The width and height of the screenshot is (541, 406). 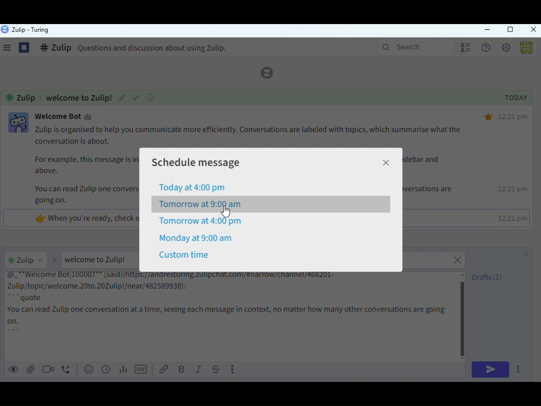 I want to click on Tomorrow at 9:00am, so click(x=200, y=205).